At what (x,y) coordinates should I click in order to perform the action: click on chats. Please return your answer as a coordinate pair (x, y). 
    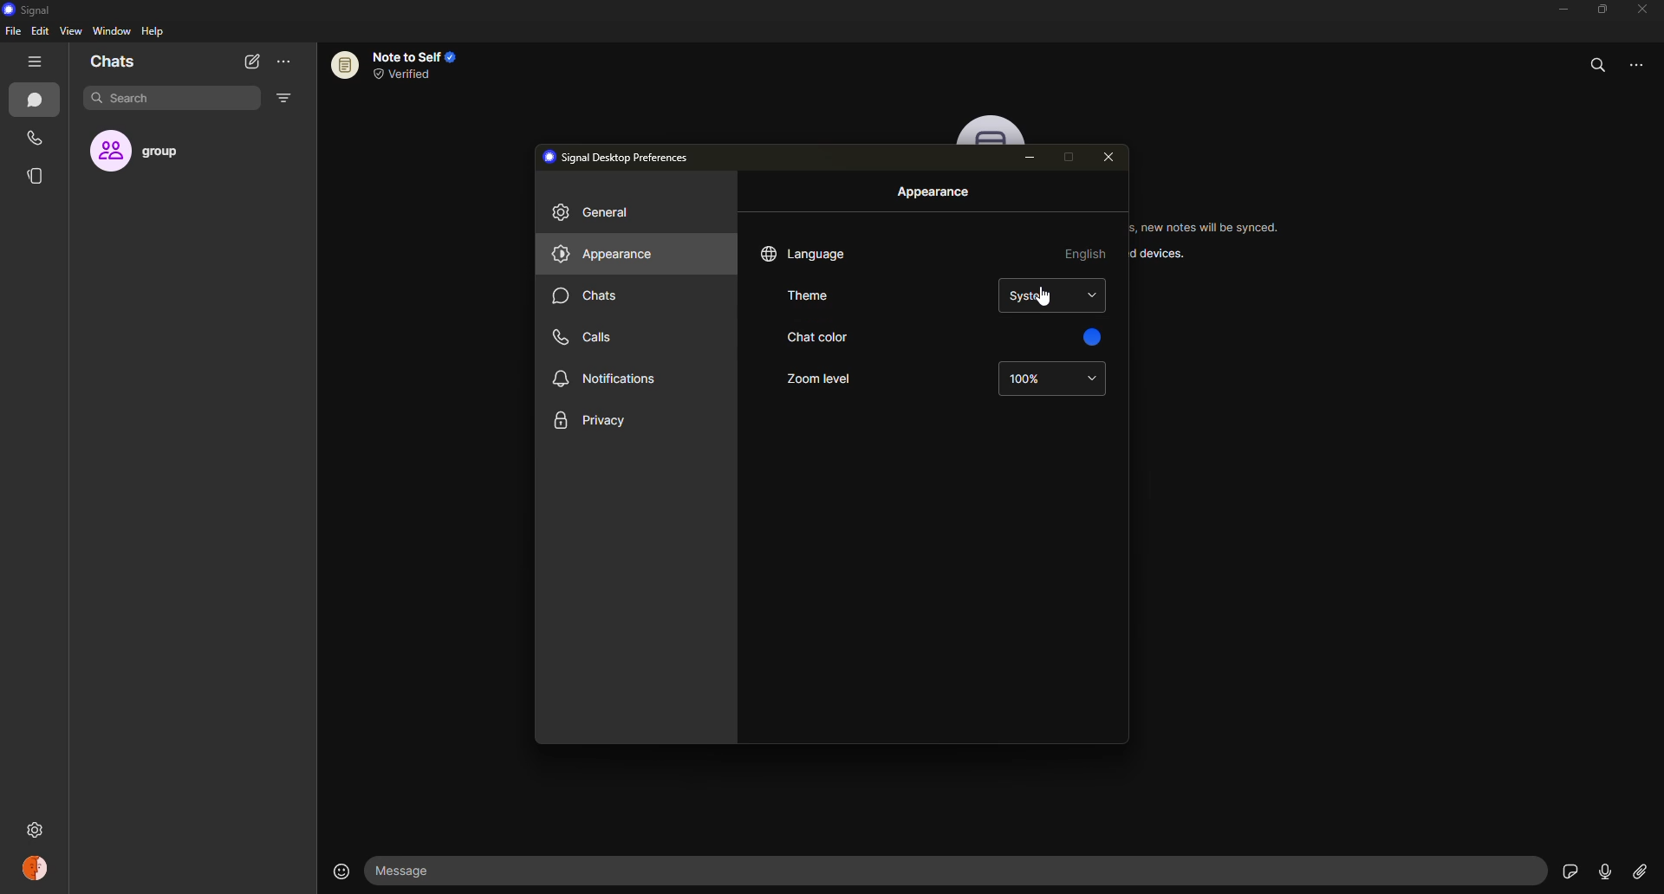
    Looking at the image, I should click on (39, 101).